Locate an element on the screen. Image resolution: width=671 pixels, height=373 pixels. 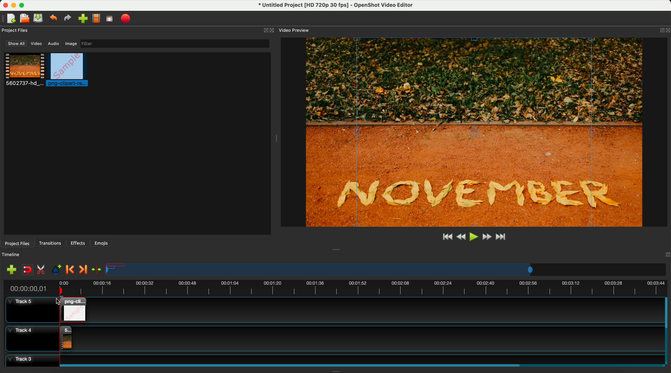
choose profile is located at coordinates (98, 19).